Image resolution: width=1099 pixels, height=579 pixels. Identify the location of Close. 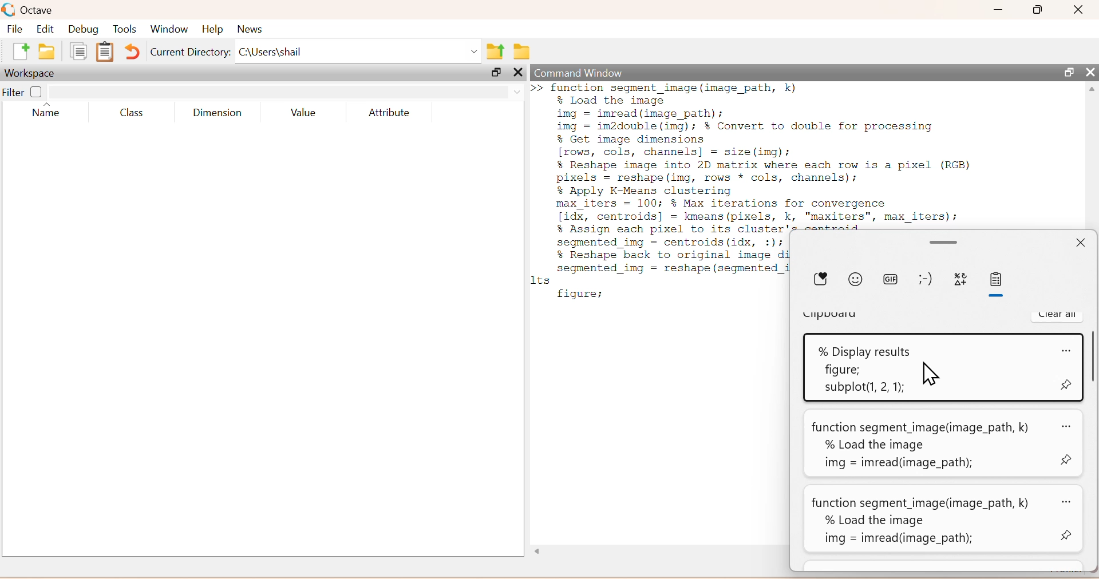
(1078, 10).